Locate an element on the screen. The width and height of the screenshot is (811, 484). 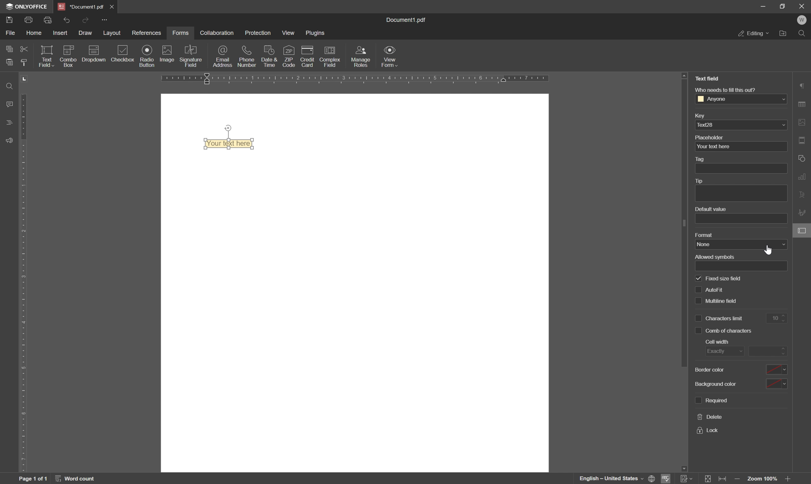
fit to page is located at coordinates (709, 479).